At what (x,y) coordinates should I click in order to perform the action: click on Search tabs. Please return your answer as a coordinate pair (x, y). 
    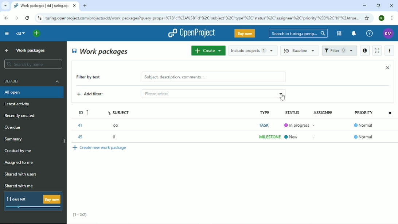
    Looking at the image, I should click on (5, 6).